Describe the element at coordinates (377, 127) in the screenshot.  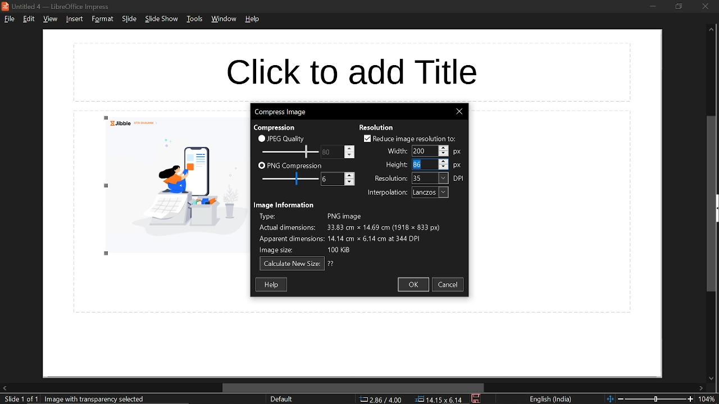
I see `resolution` at that location.